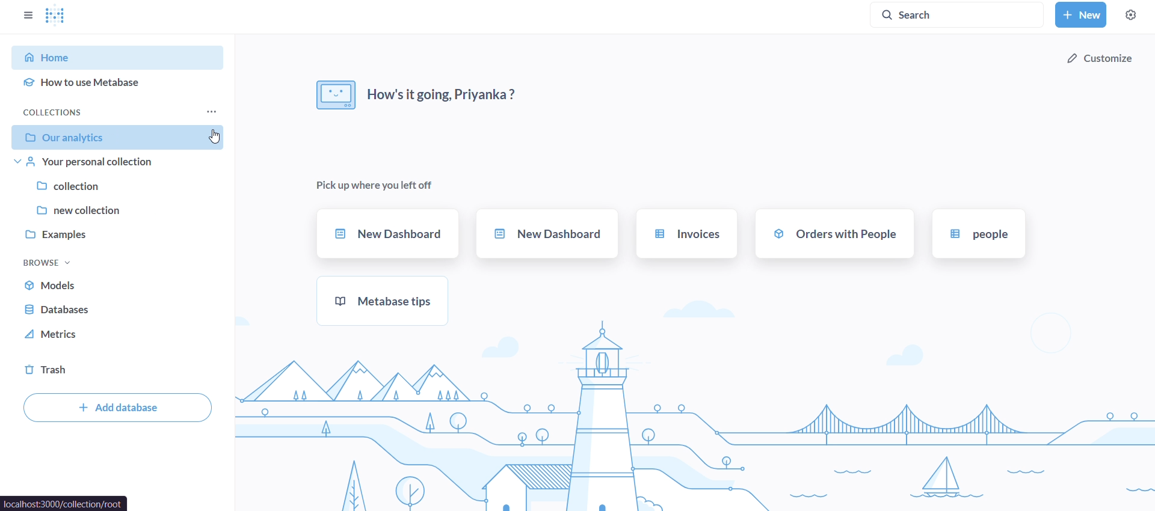  What do you see at coordinates (218, 136) in the screenshot?
I see `cursor` at bounding box center [218, 136].